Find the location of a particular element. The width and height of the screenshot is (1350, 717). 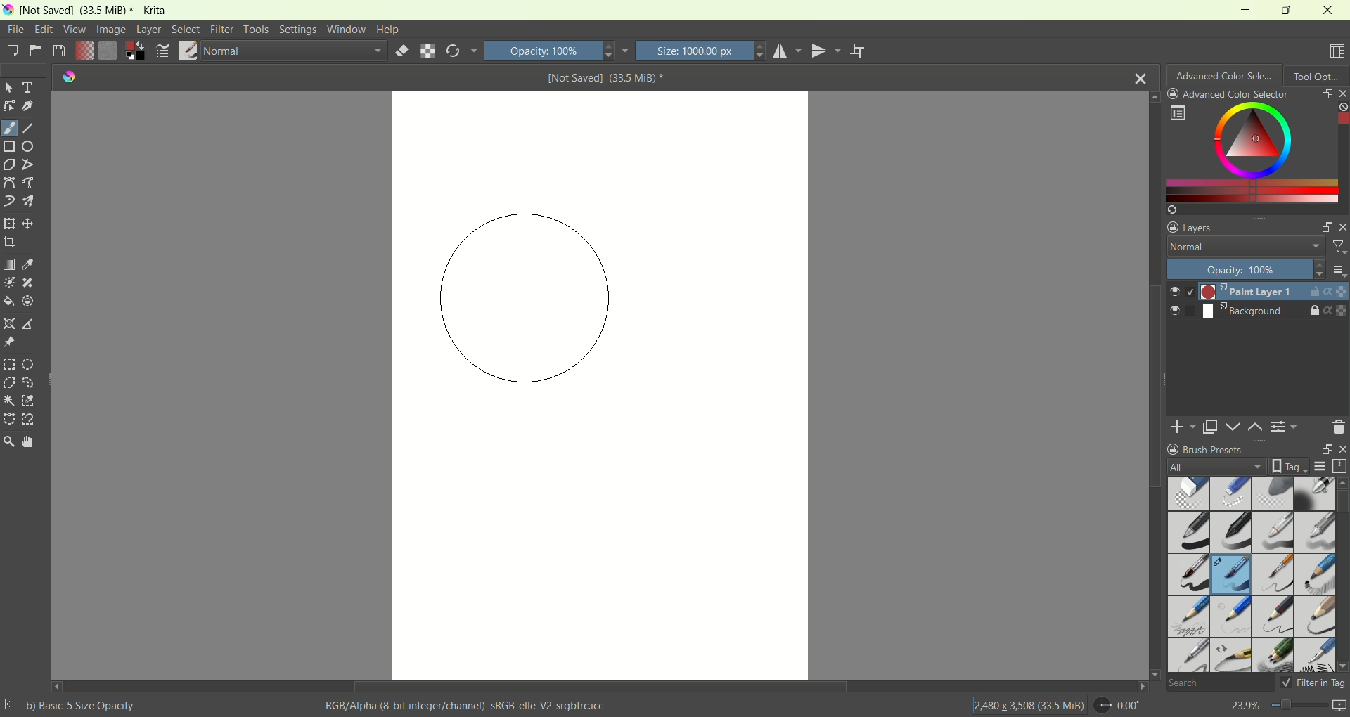

b) Basic-5 Size Opacity is located at coordinates (72, 704).